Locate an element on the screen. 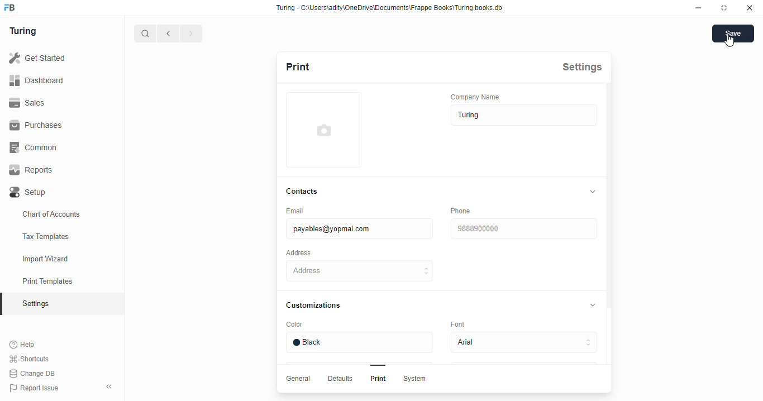  collapse is located at coordinates (593, 308).